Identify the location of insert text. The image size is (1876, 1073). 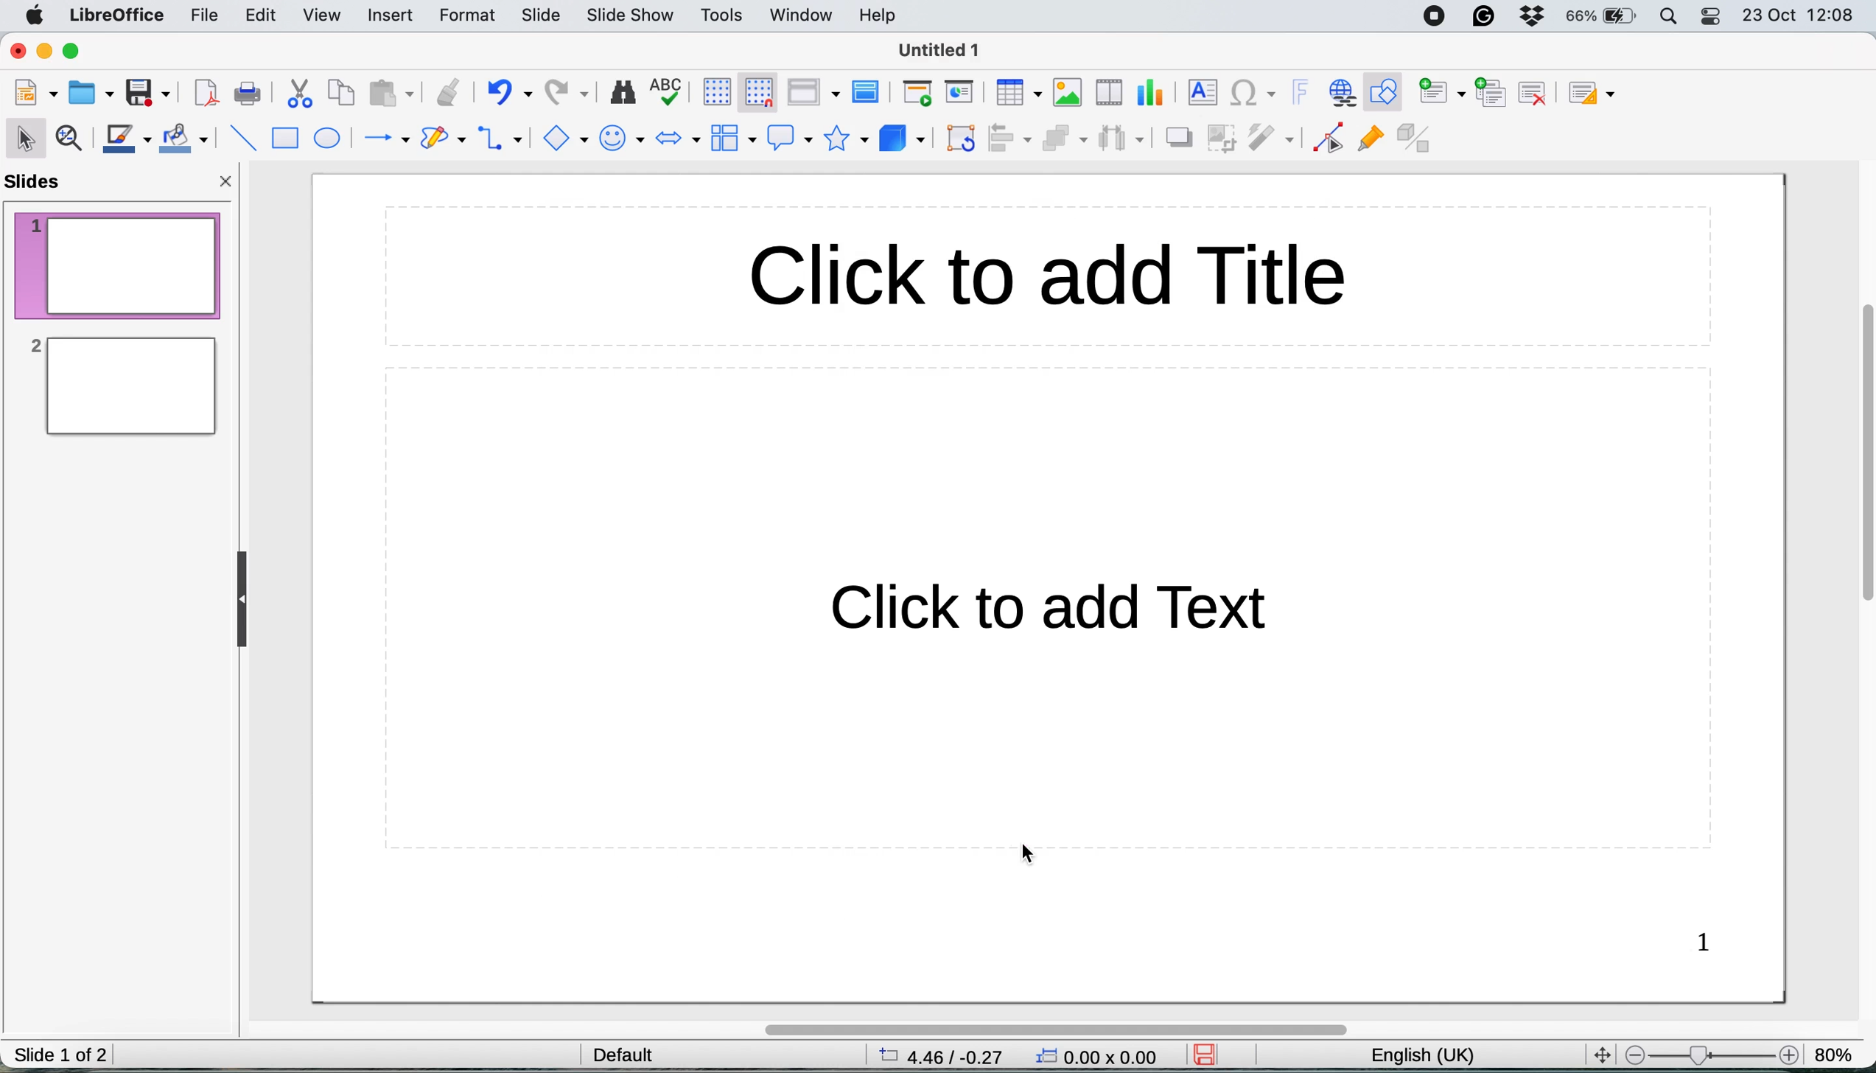
(1200, 91).